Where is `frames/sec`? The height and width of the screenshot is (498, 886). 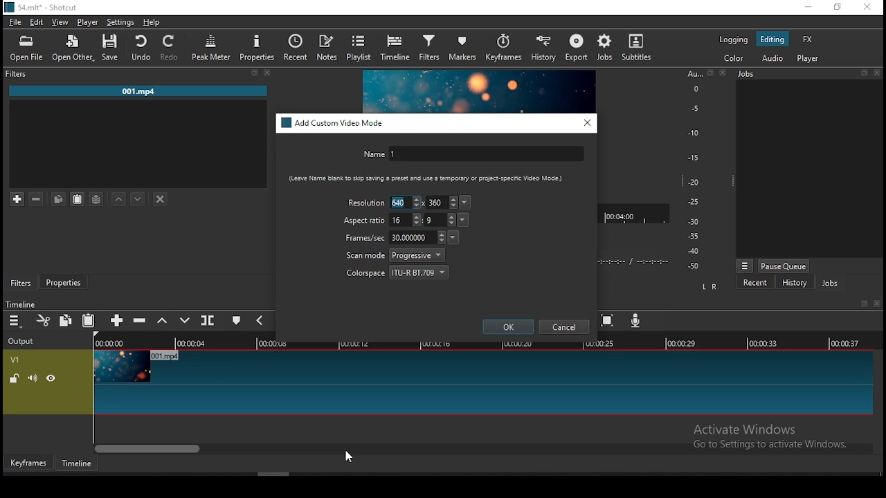
frames/sec is located at coordinates (394, 237).